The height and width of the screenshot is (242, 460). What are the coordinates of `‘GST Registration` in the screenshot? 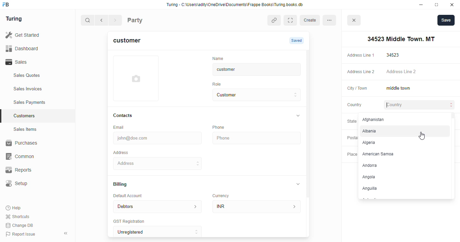 It's located at (131, 222).